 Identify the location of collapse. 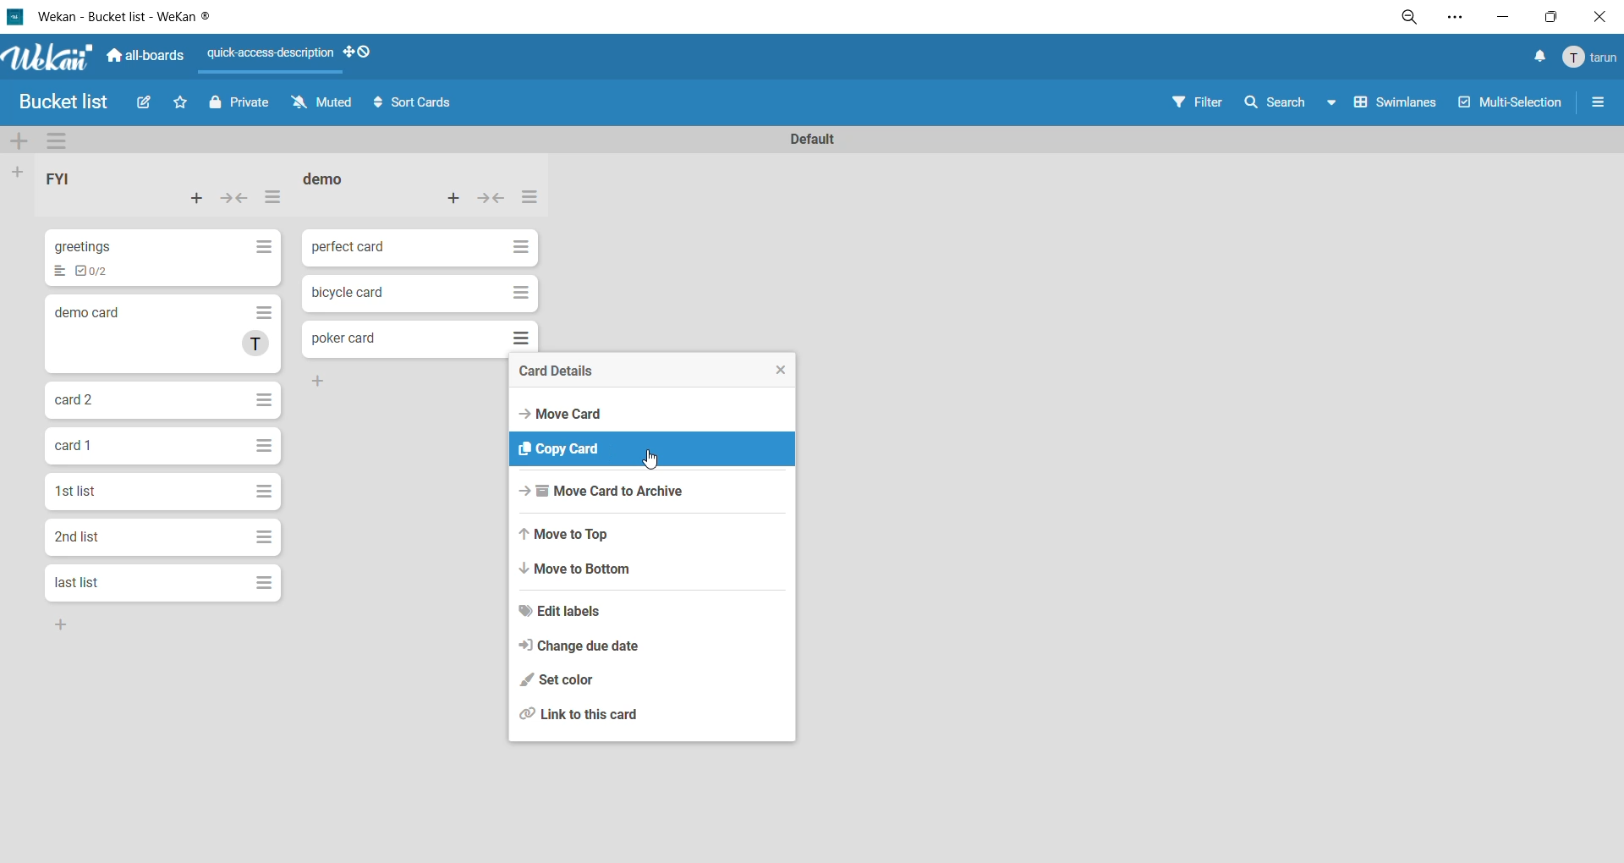
(491, 201).